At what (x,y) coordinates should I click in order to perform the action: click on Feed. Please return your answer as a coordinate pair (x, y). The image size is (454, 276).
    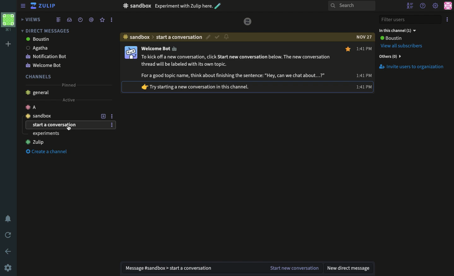
    Looking at the image, I should click on (58, 19).